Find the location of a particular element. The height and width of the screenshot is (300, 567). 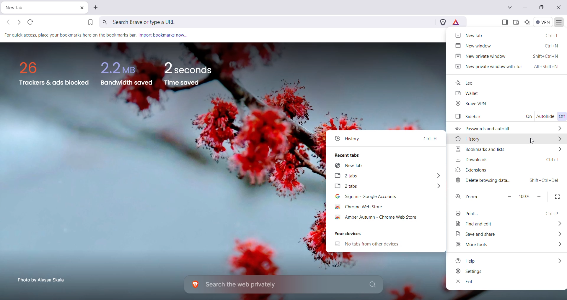

New Tab is located at coordinates (507, 36).